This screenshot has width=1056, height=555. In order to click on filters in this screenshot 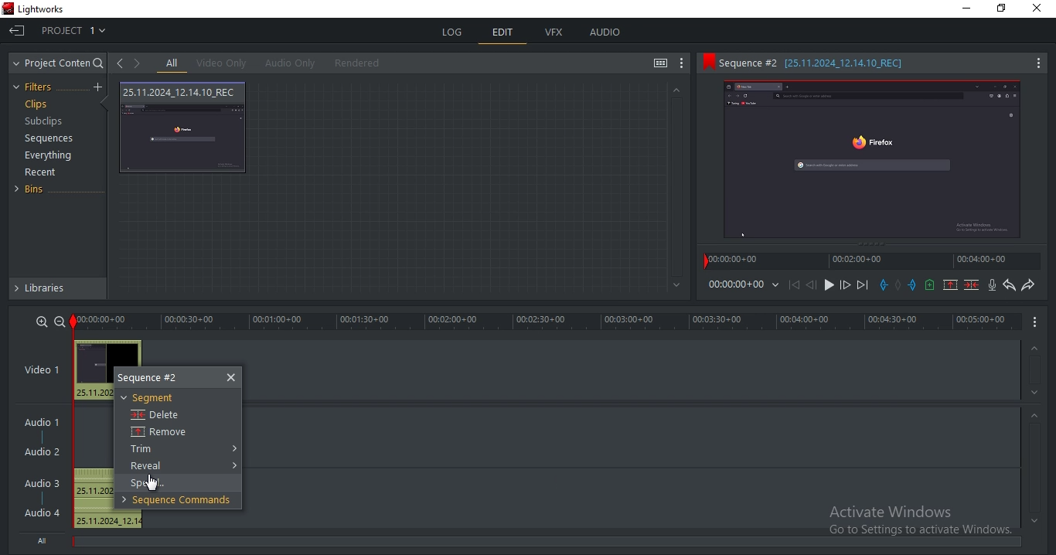, I will do `click(35, 87)`.